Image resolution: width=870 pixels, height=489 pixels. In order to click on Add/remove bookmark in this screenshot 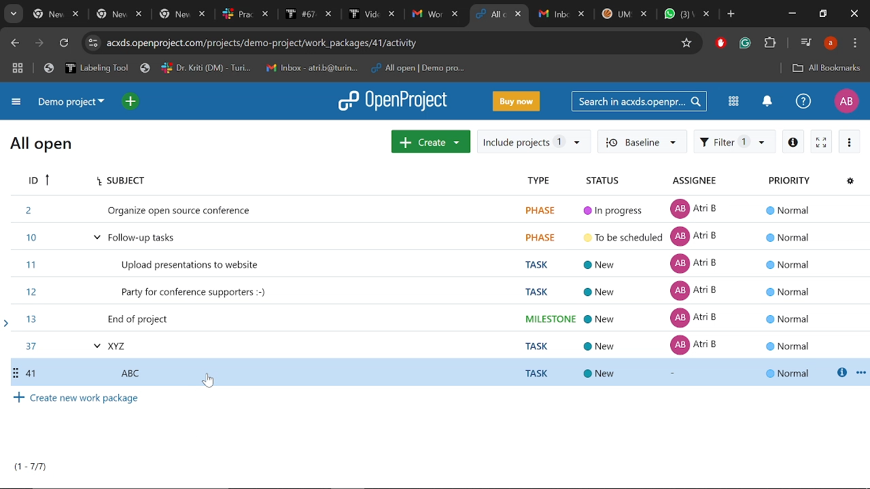, I will do `click(688, 41)`.